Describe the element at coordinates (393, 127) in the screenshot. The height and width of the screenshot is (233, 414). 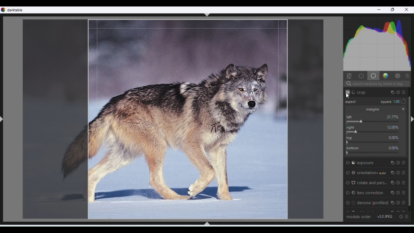
I see `value` at that location.